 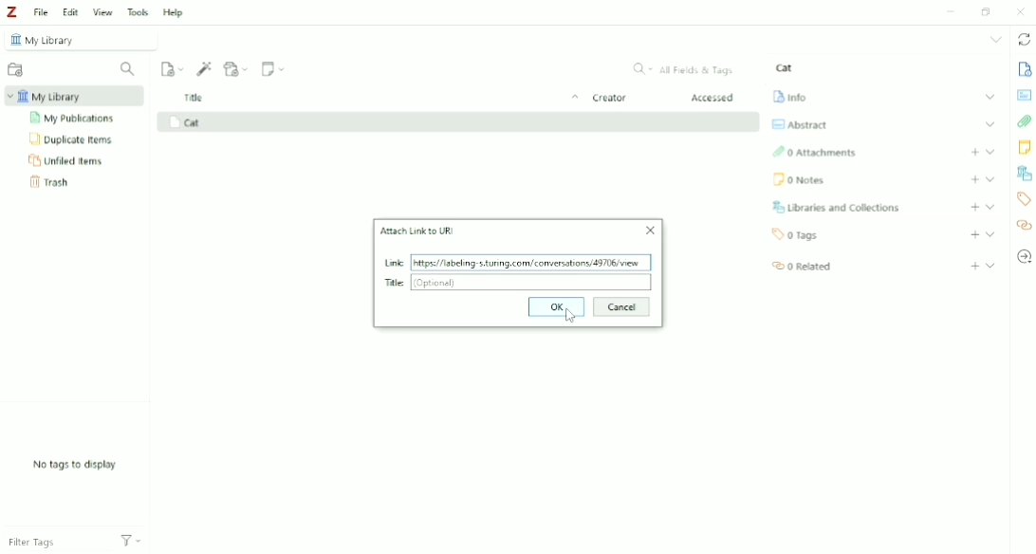 What do you see at coordinates (138, 11) in the screenshot?
I see `Tools` at bounding box center [138, 11].